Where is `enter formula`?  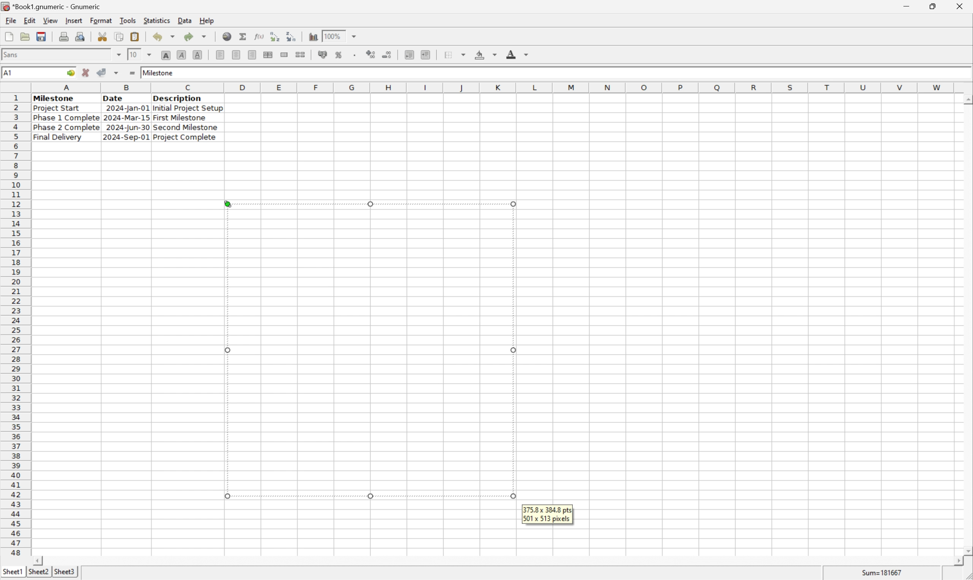 enter formula is located at coordinates (131, 73).